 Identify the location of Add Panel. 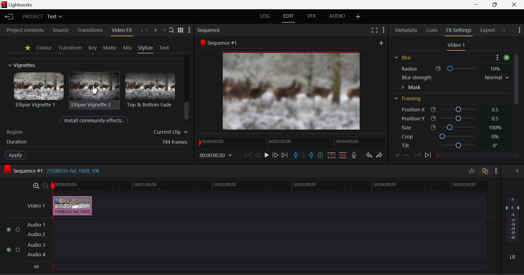
(164, 31).